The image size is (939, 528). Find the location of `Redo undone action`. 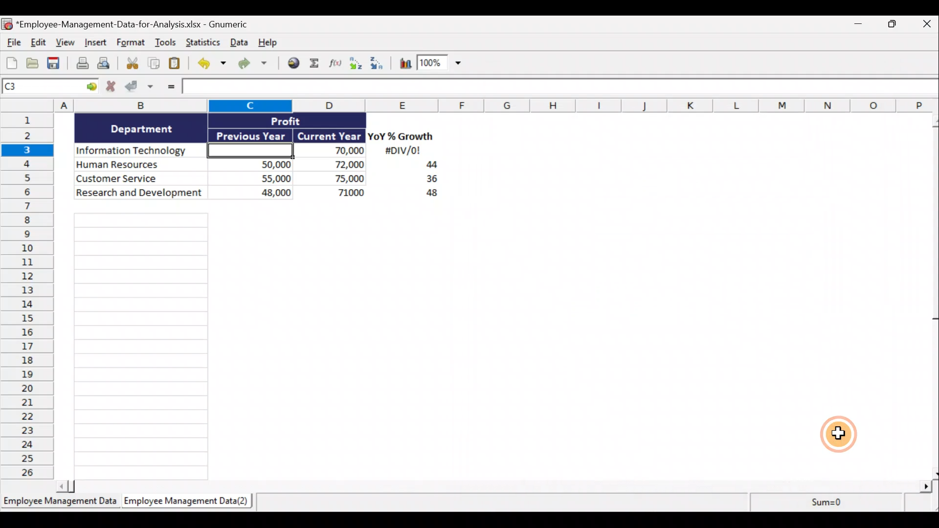

Redo undone action is located at coordinates (257, 64).